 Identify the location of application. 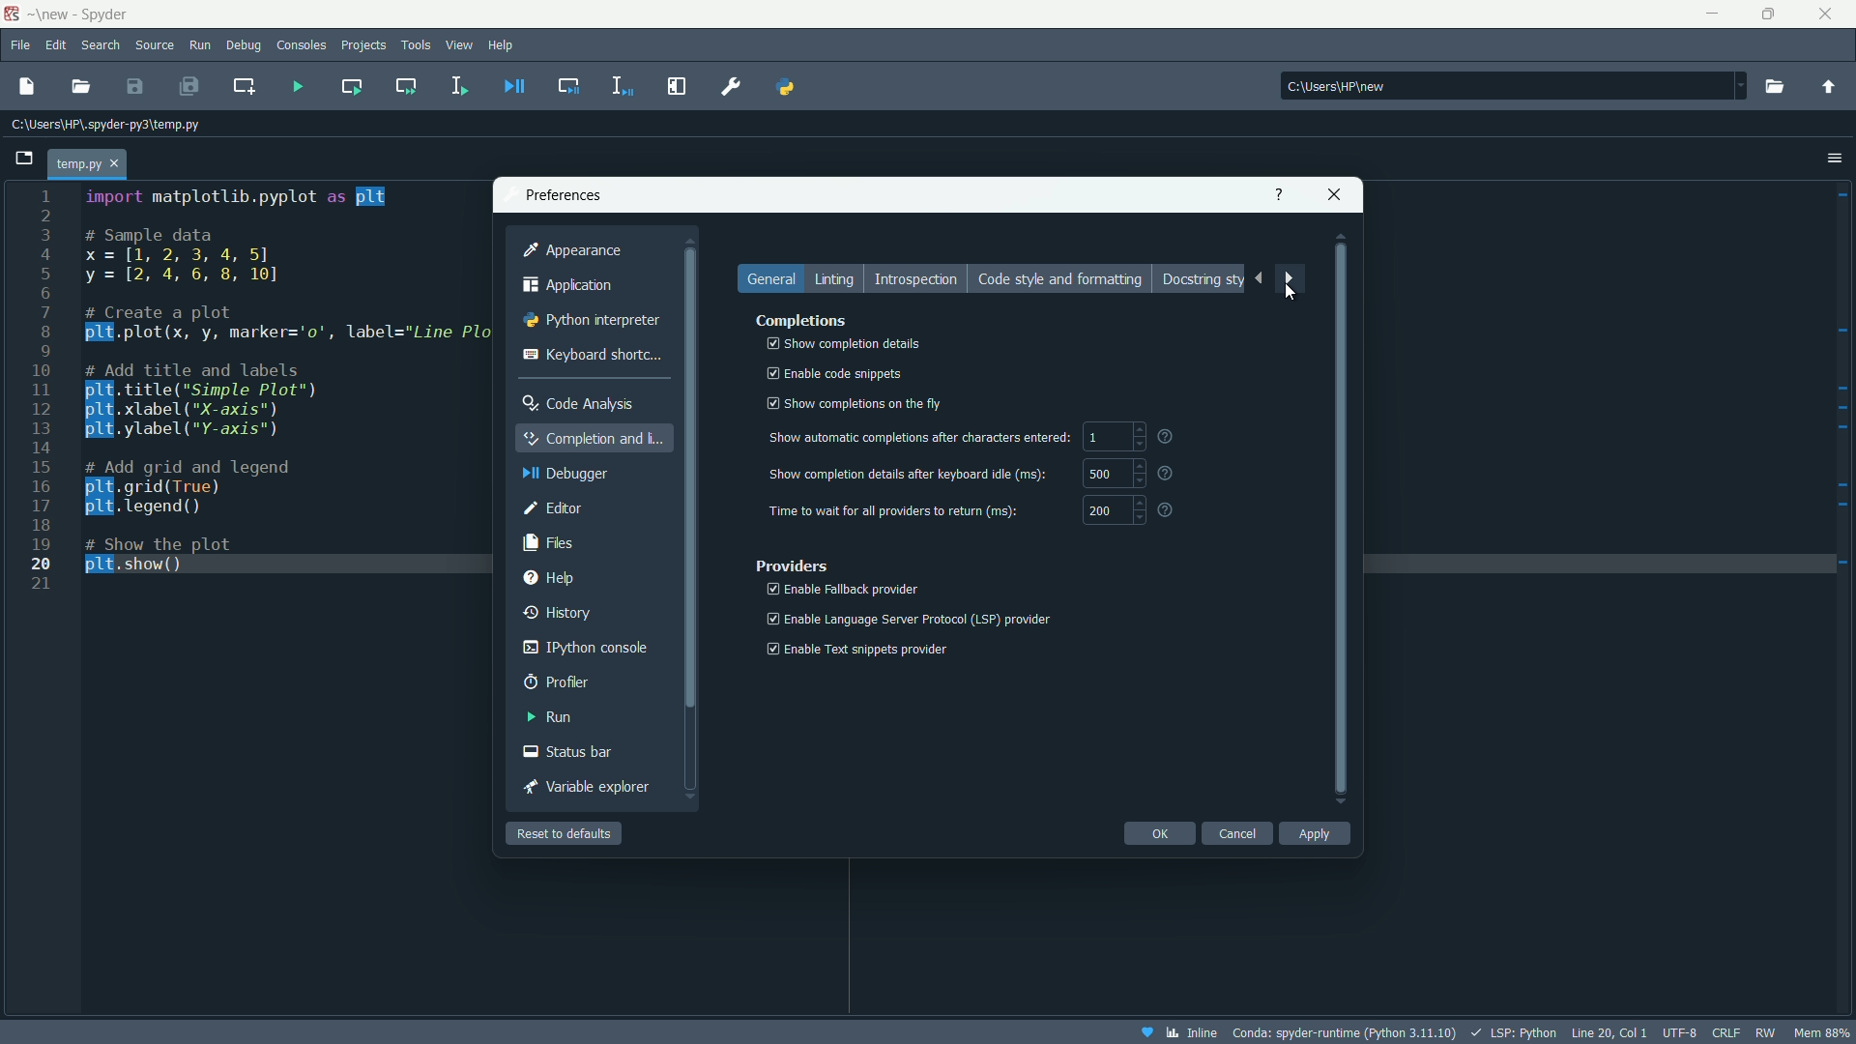
(569, 285).